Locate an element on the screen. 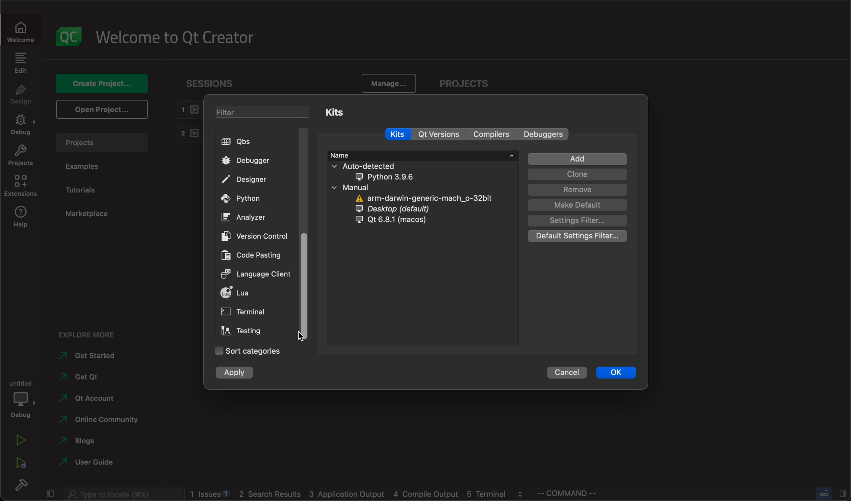 This screenshot has width=851, height=501. examples is located at coordinates (89, 167).